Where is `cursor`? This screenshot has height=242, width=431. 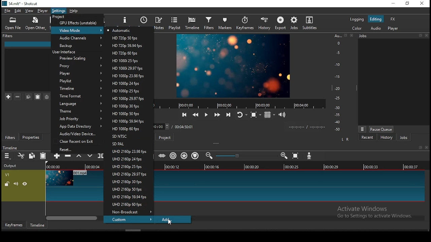
cursor is located at coordinates (171, 223).